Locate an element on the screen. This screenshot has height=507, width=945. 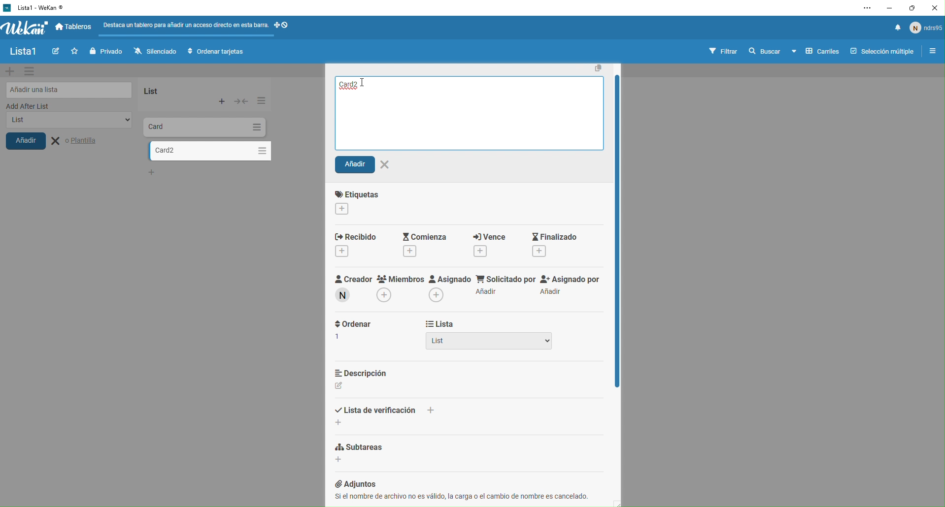
Miembros is located at coordinates (399, 282).